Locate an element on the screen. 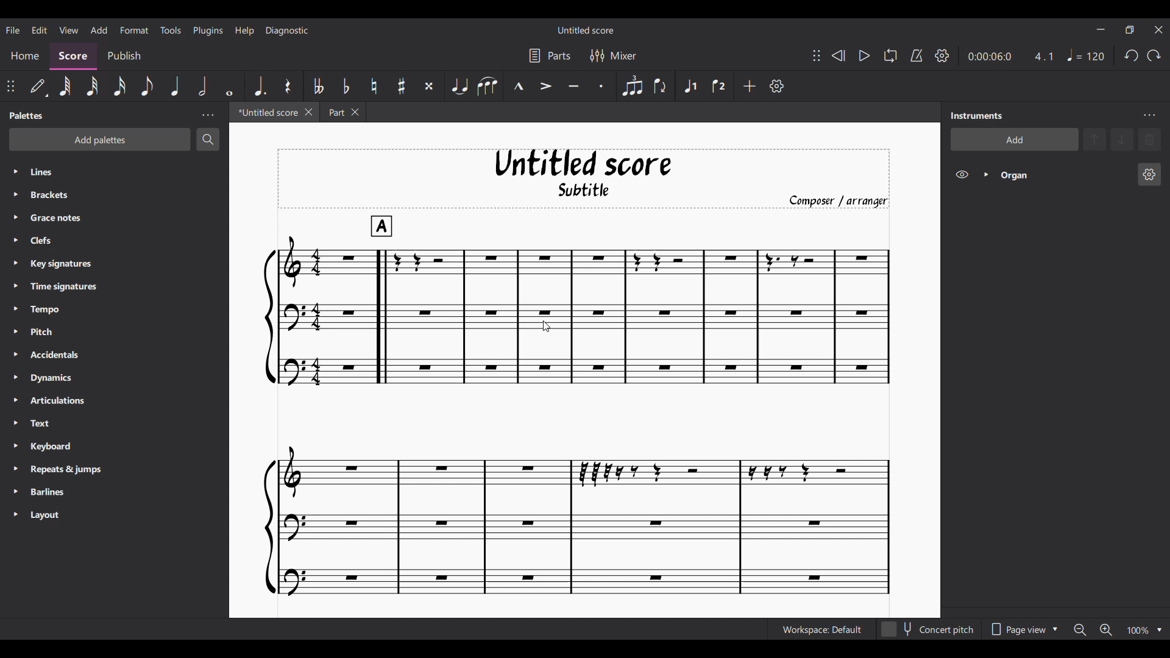  Expand each respective palette is located at coordinates (15, 342).